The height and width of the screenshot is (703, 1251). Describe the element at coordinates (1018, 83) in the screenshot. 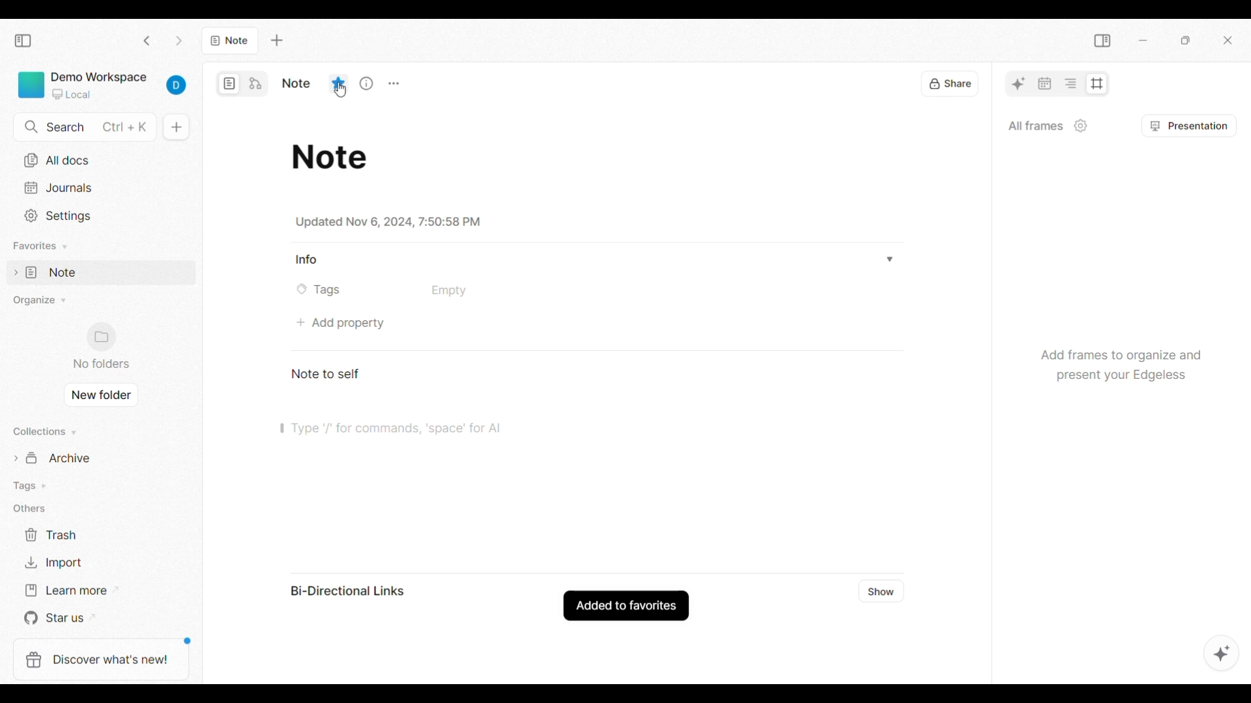

I see `Ask AI` at that location.